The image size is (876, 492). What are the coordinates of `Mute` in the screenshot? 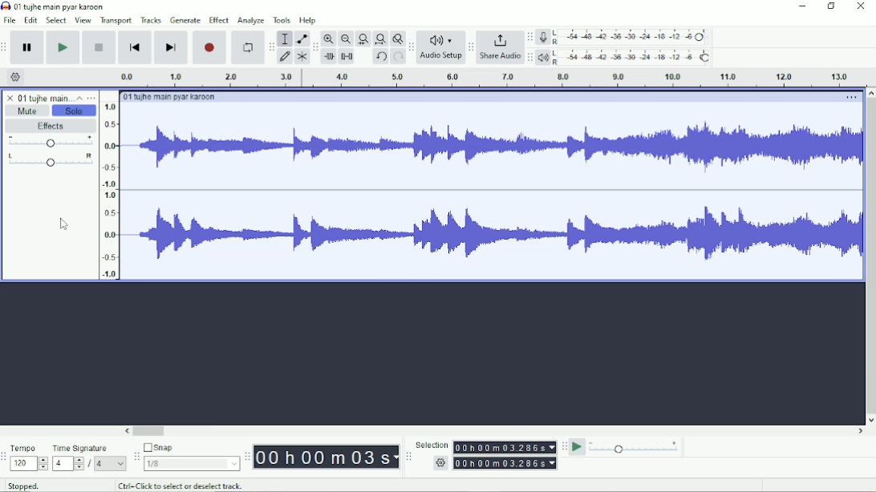 It's located at (26, 111).